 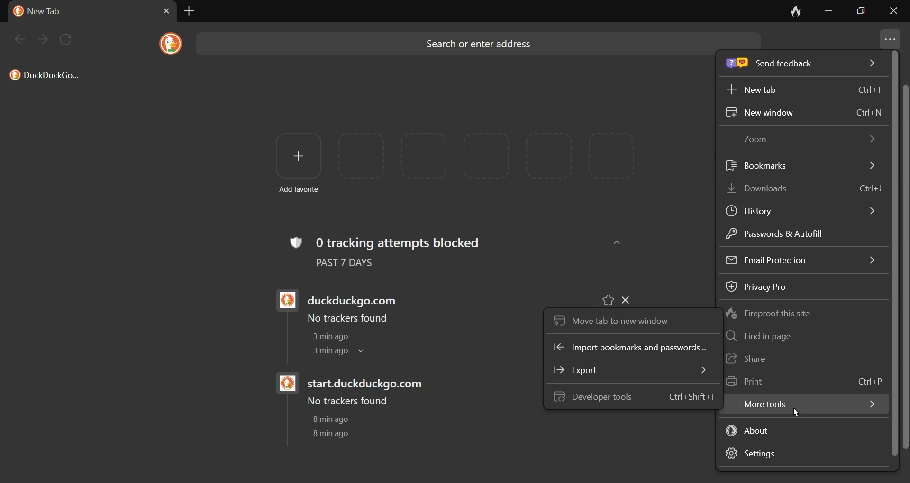 What do you see at coordinates (357, 297) in the screenshot?
I see `duckduckgo.com` at bounding box center [357, 297].